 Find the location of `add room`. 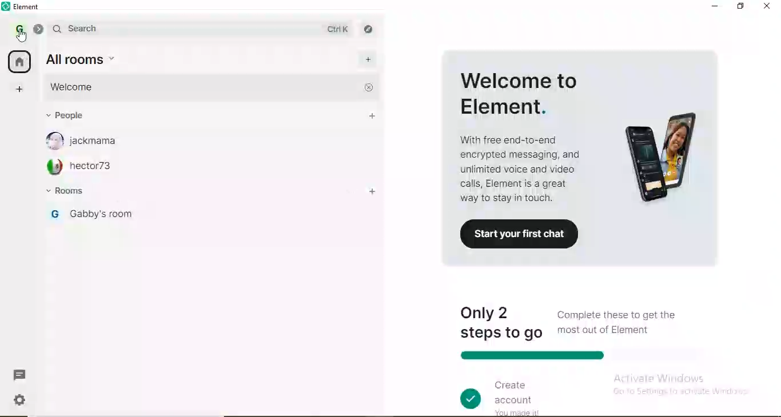

add room is located at coordinates (373, 192).